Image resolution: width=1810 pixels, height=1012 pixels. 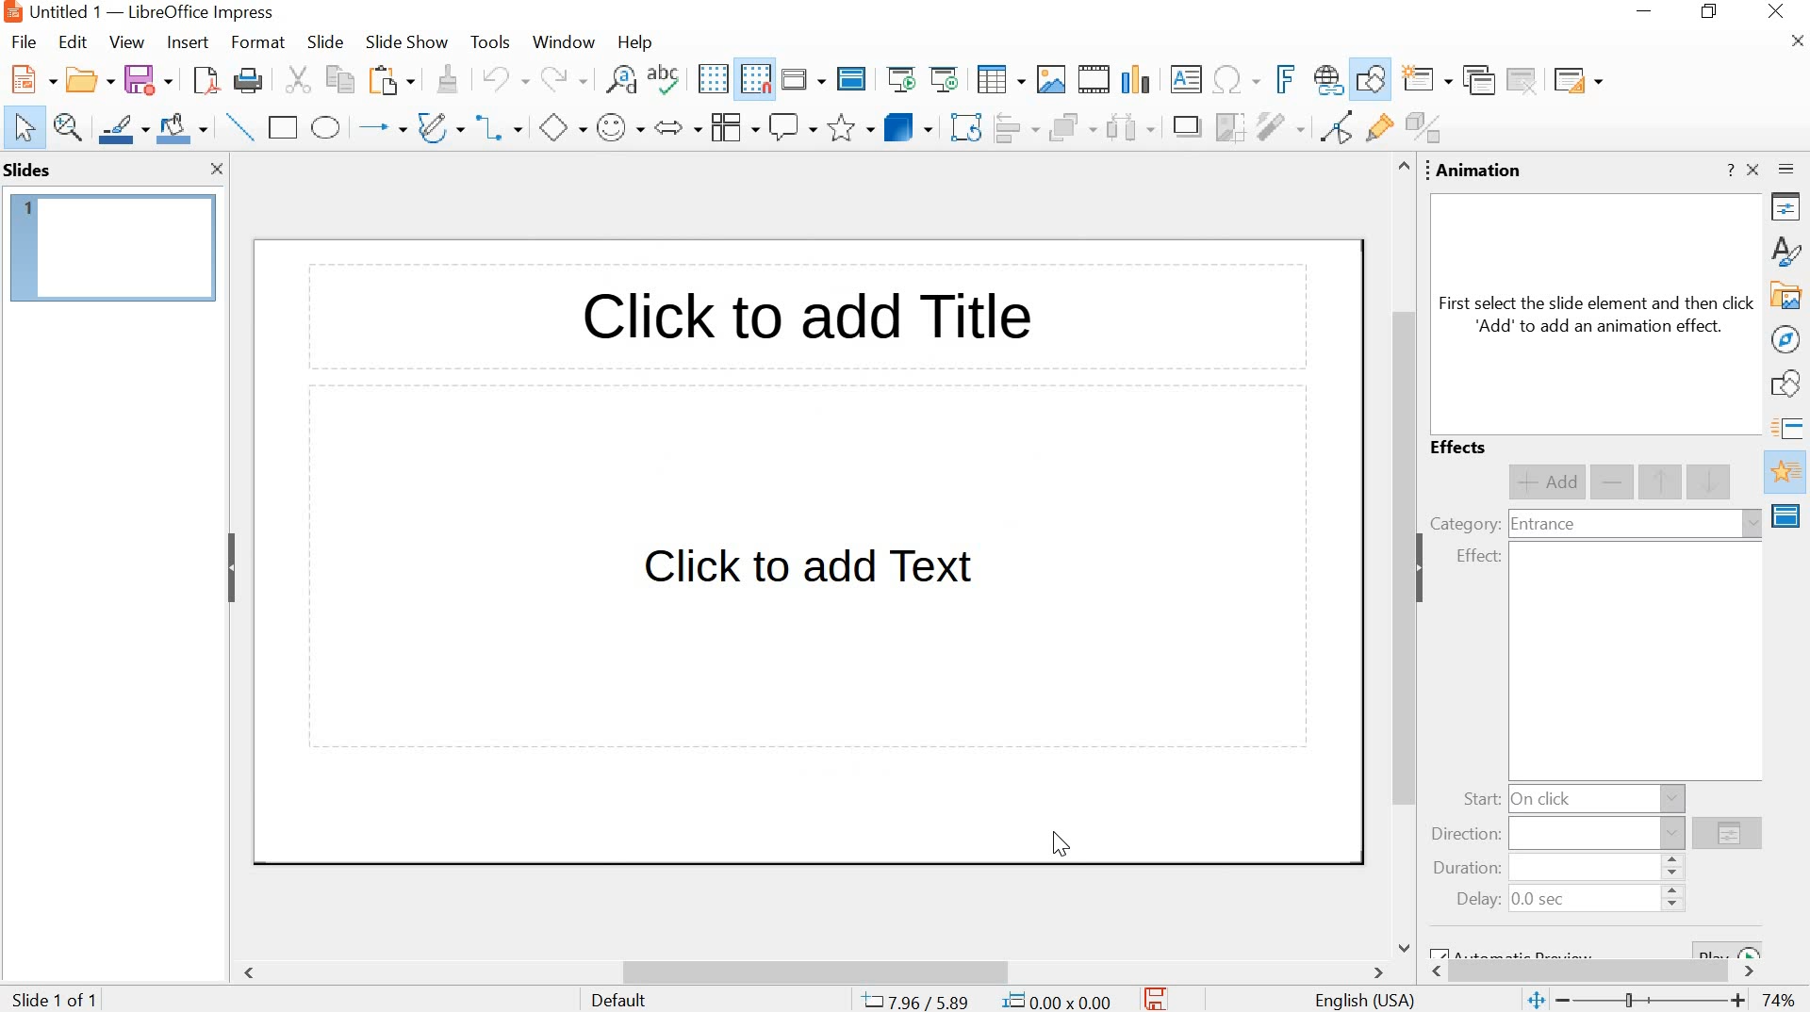 I want to click on toggle point edit mode, so click(x=1332, y=131).